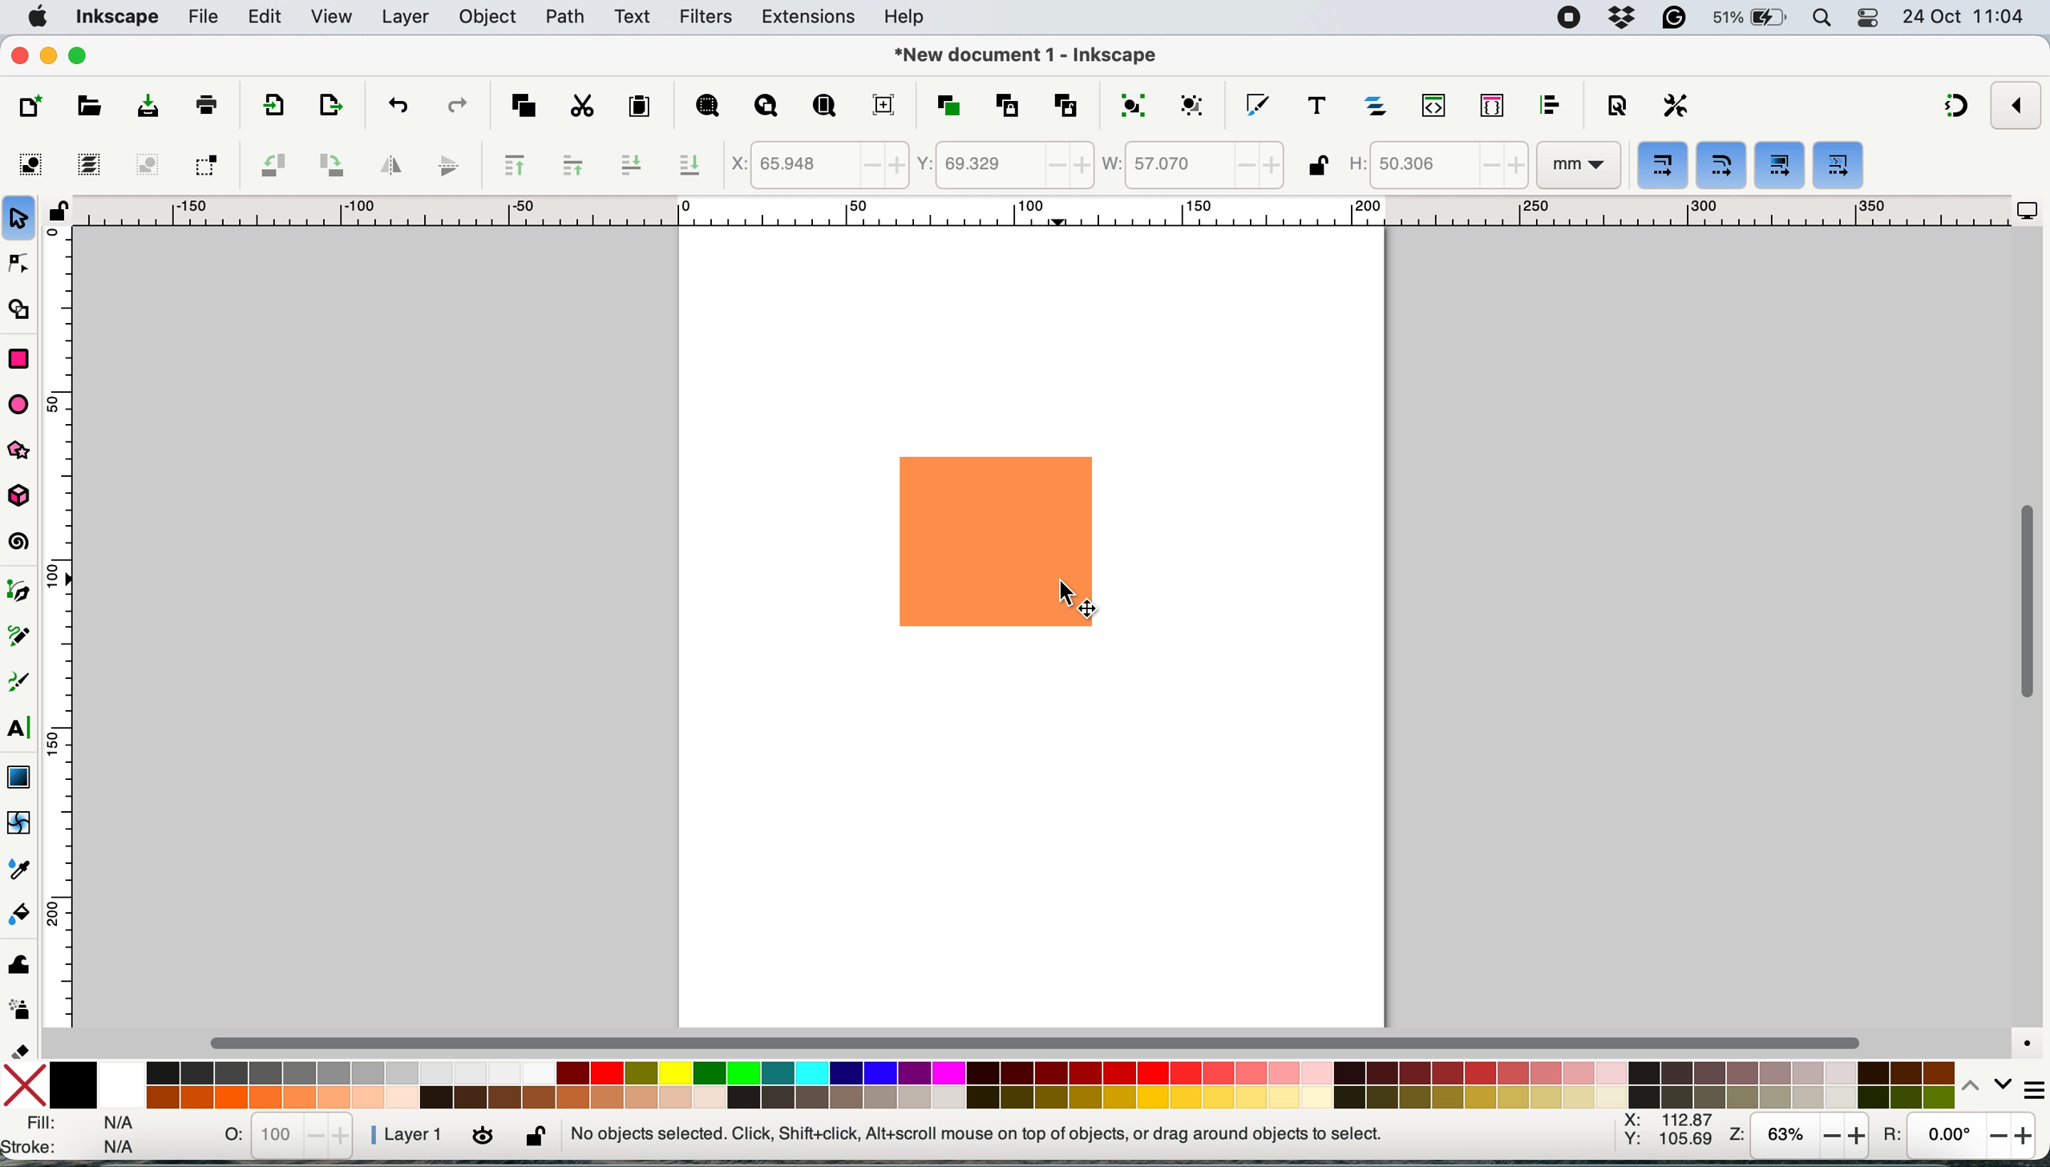  I want to click on cut, so click(580, 105).